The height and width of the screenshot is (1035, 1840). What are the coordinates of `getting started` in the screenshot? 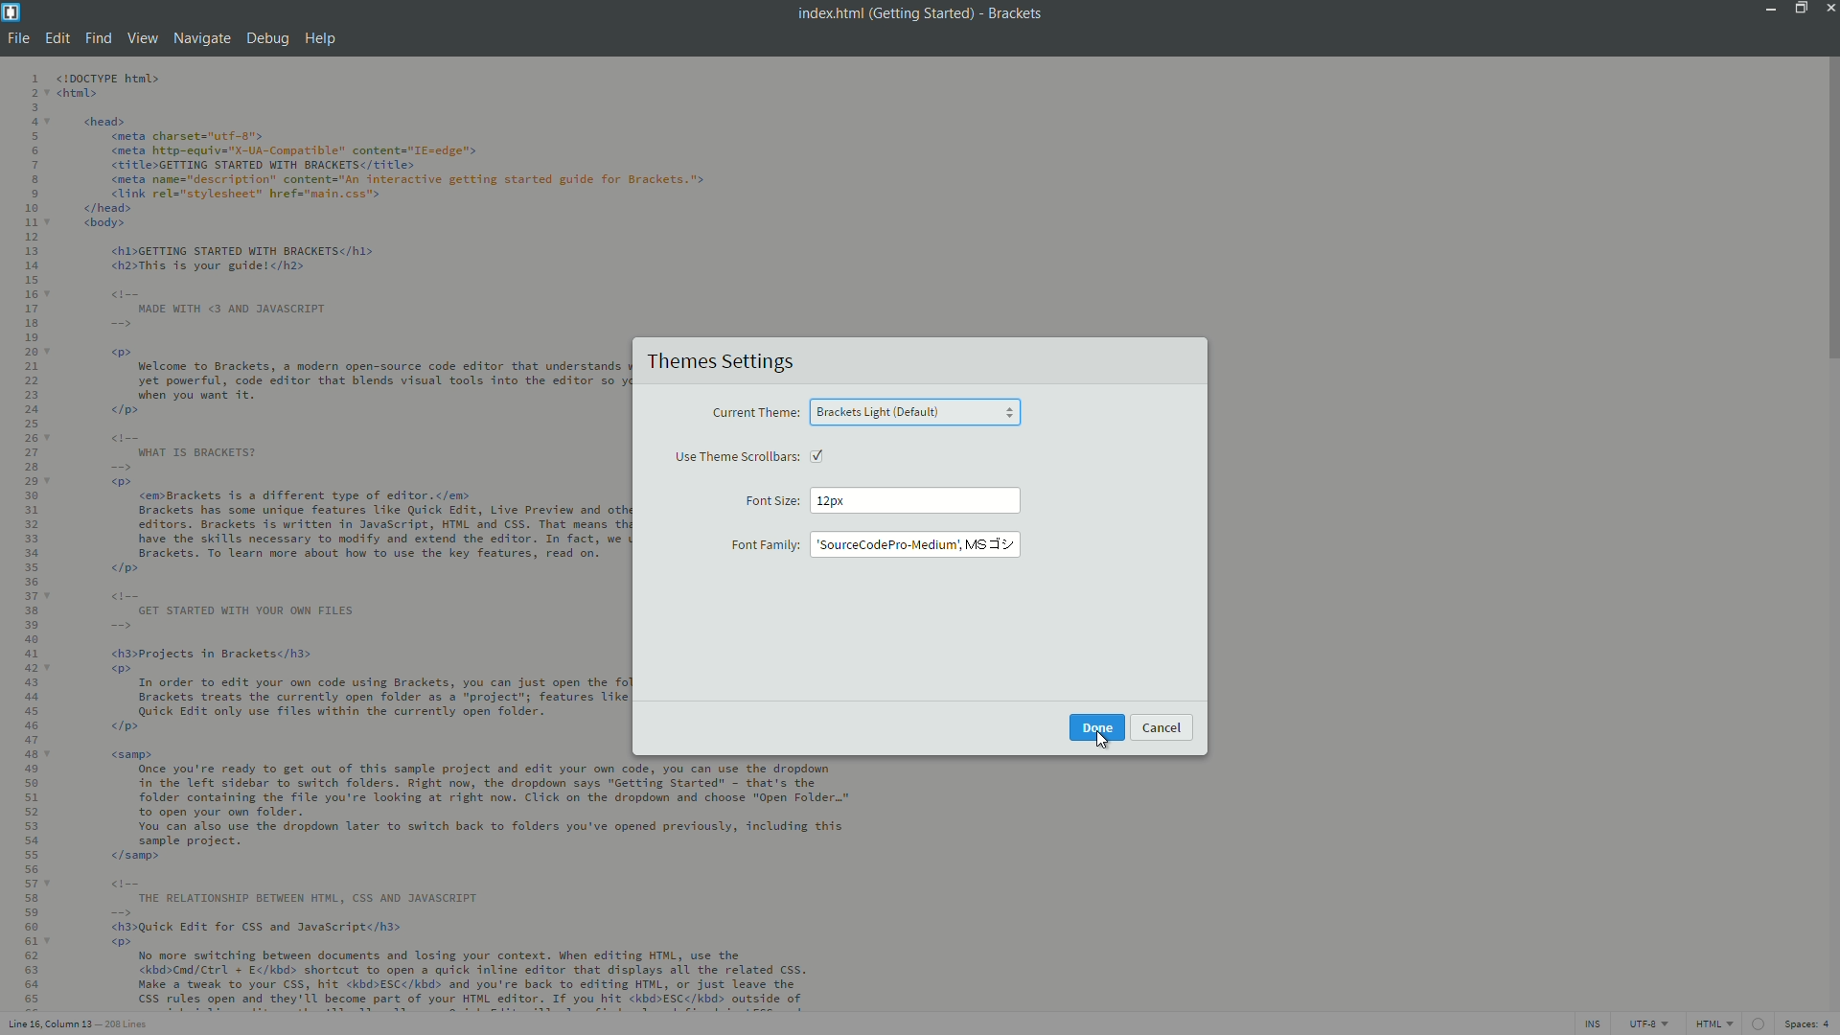 It's located at (921, 14).